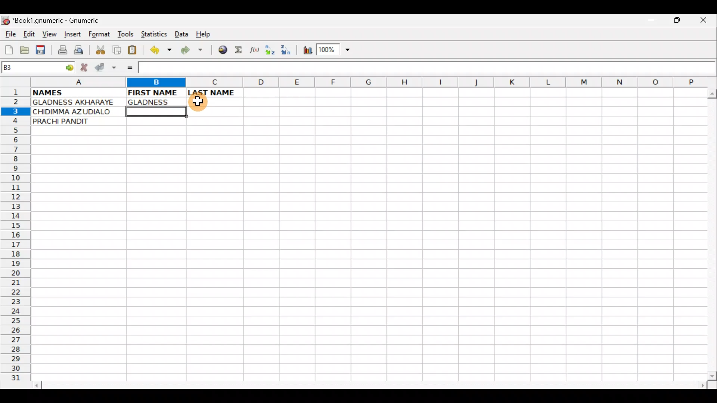  Describe the element at coordinates (181, 34) in the screenshot. I see `Data` at that location.